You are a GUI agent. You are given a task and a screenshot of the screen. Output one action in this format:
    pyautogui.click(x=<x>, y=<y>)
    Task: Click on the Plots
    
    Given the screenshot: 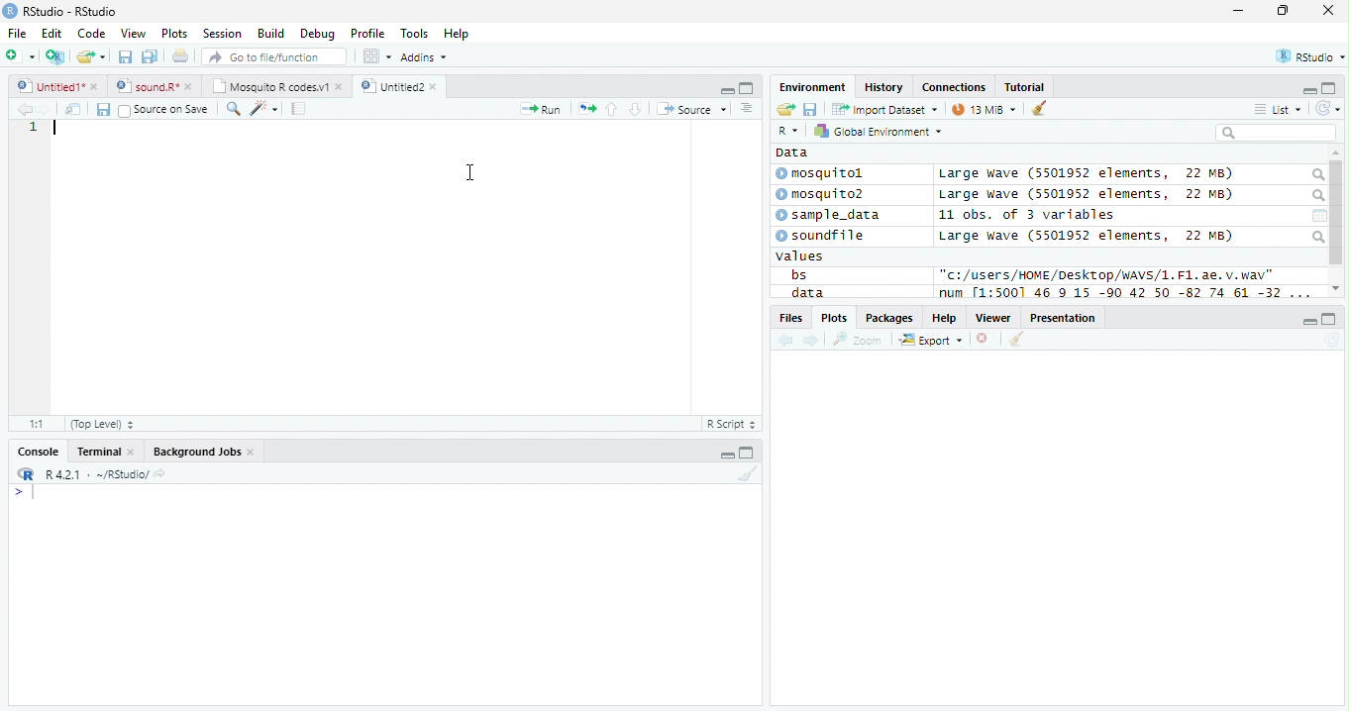 What is the action you would take?
    pyautogui.click(x=175, y=34)
    